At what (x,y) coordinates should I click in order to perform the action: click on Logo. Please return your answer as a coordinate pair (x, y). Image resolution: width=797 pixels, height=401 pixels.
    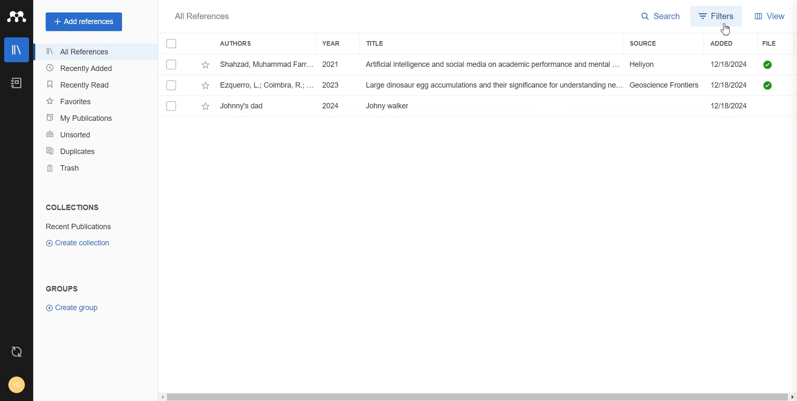
    Looking at the image, I should click on (16, 16).